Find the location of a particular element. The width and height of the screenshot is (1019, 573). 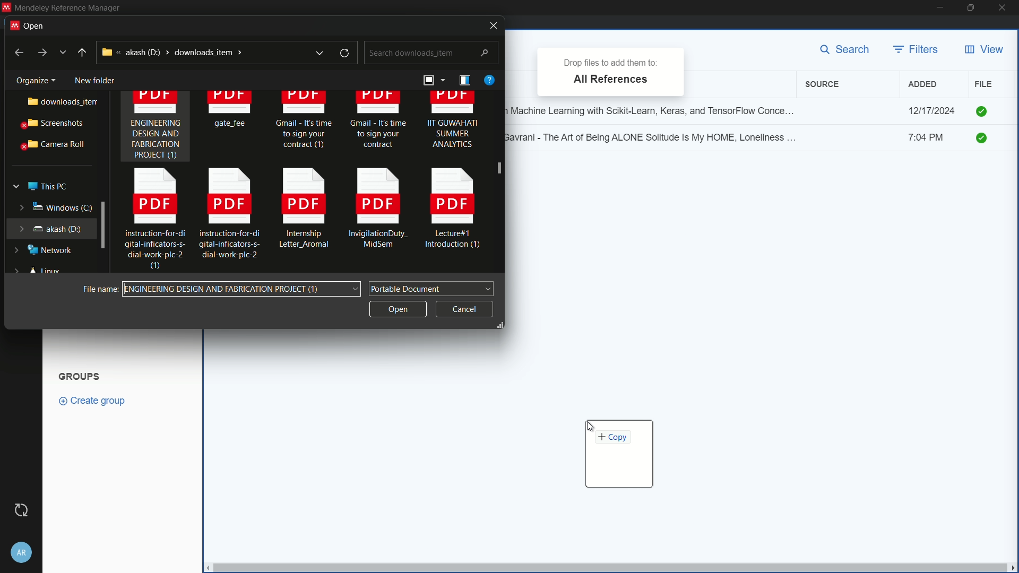

file is located at coordinates (983, 84).